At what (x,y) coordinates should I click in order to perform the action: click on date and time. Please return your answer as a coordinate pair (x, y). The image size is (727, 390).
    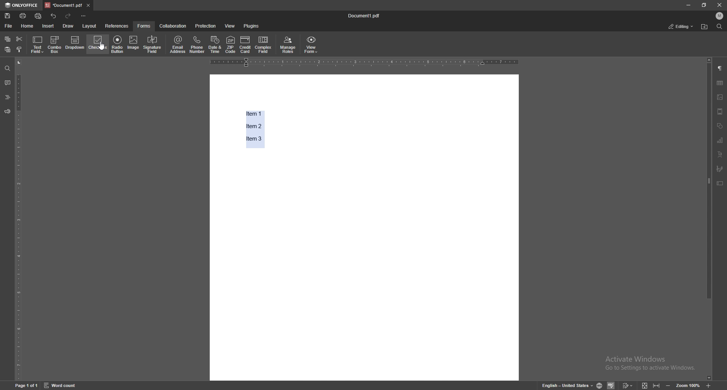
    Looking at the image, I should click on (215, 44).